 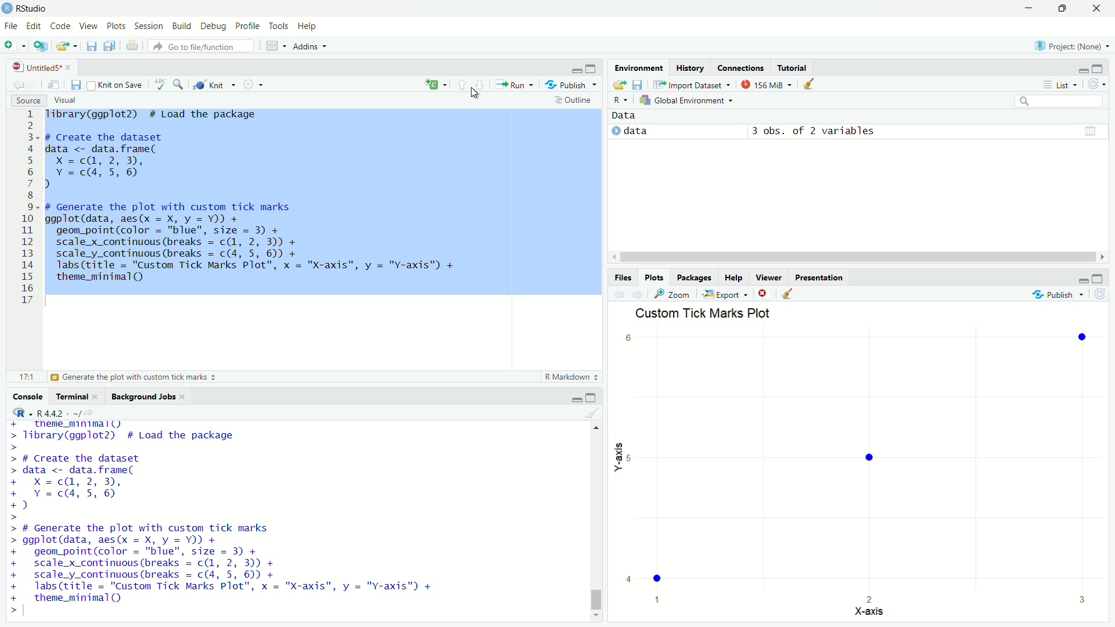 I want to click on help, so click(x=735, y=276).